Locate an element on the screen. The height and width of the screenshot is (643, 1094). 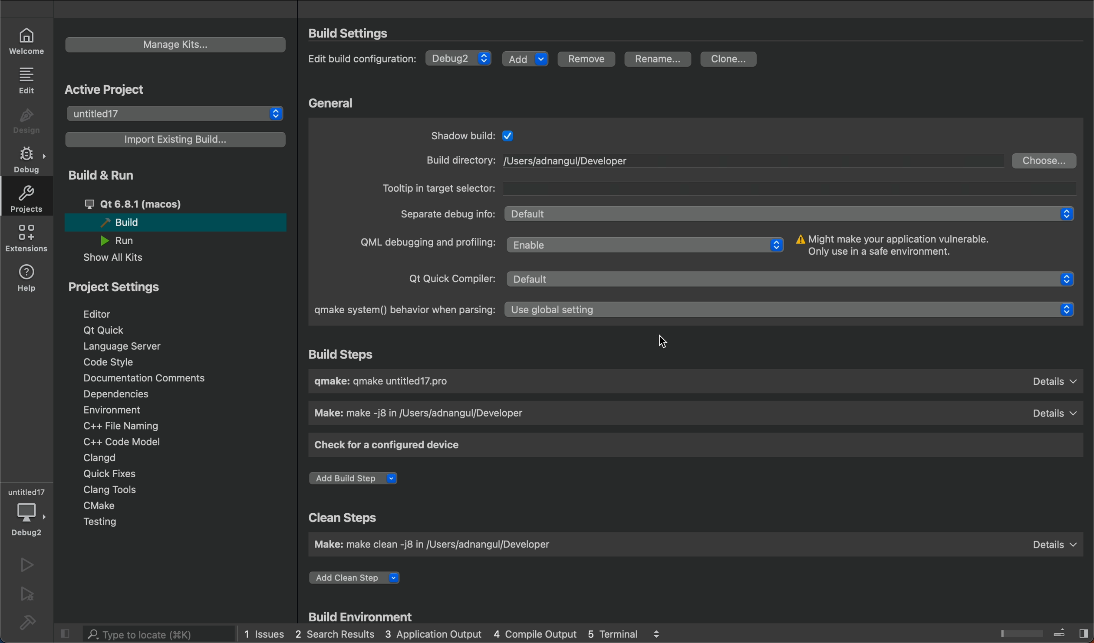
make is located at coordinates (498, 414).